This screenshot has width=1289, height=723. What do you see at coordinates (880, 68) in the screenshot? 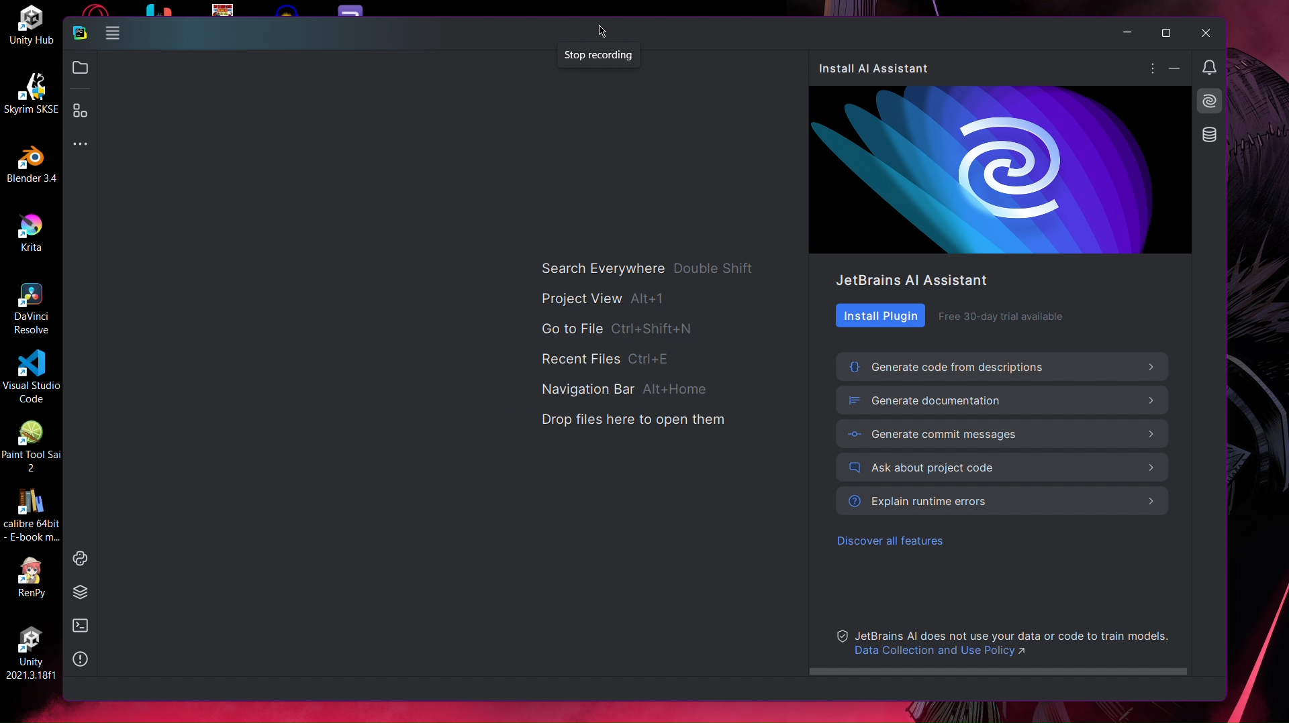
I see `Install AI Assistant` at bounding box center [880, 68].